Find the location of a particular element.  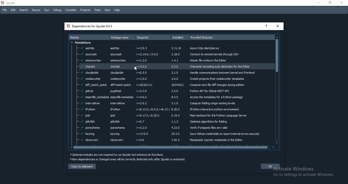

Run is located at coordinates (47, 10).